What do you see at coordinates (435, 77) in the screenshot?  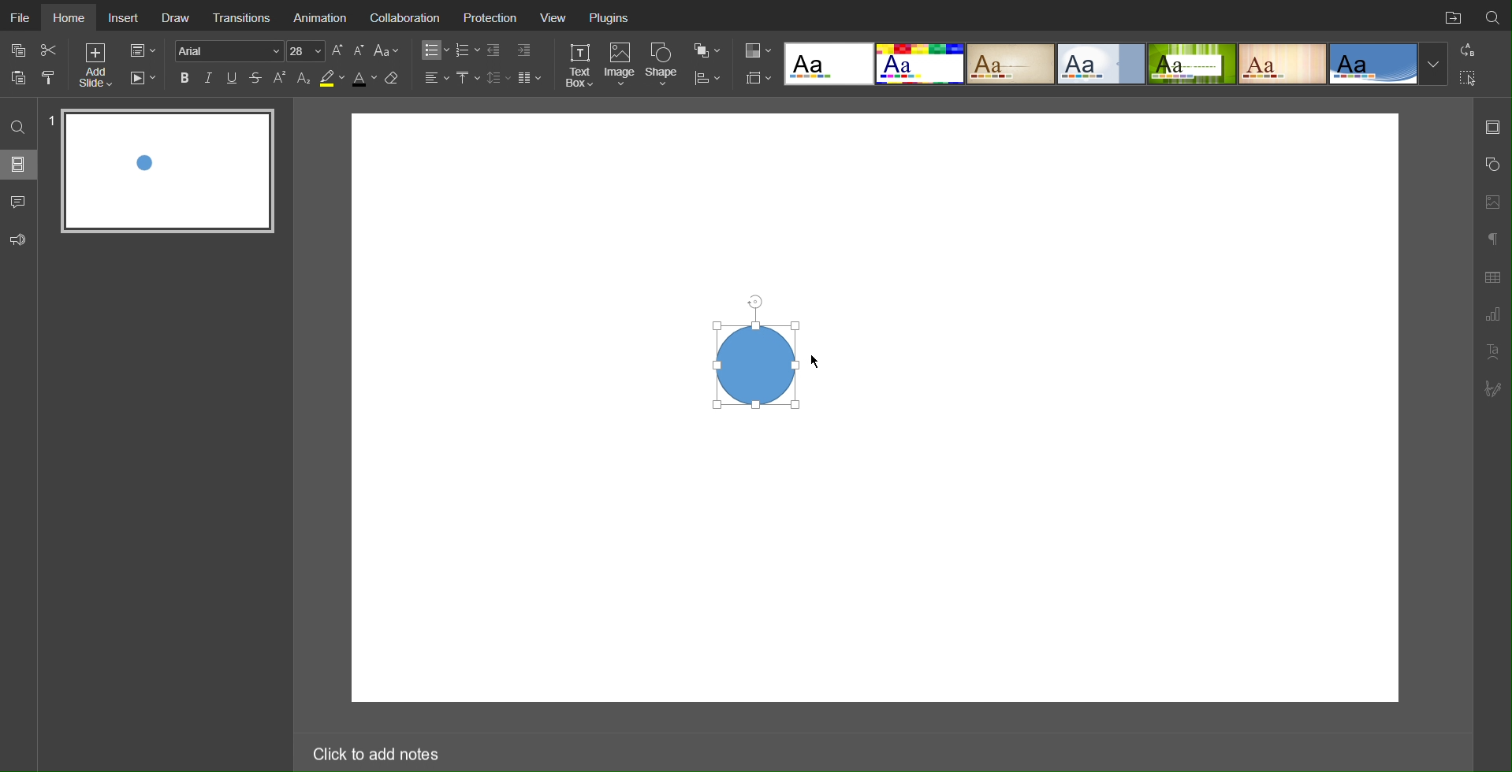 I see `Alignment` at bounding box center [435, 77].